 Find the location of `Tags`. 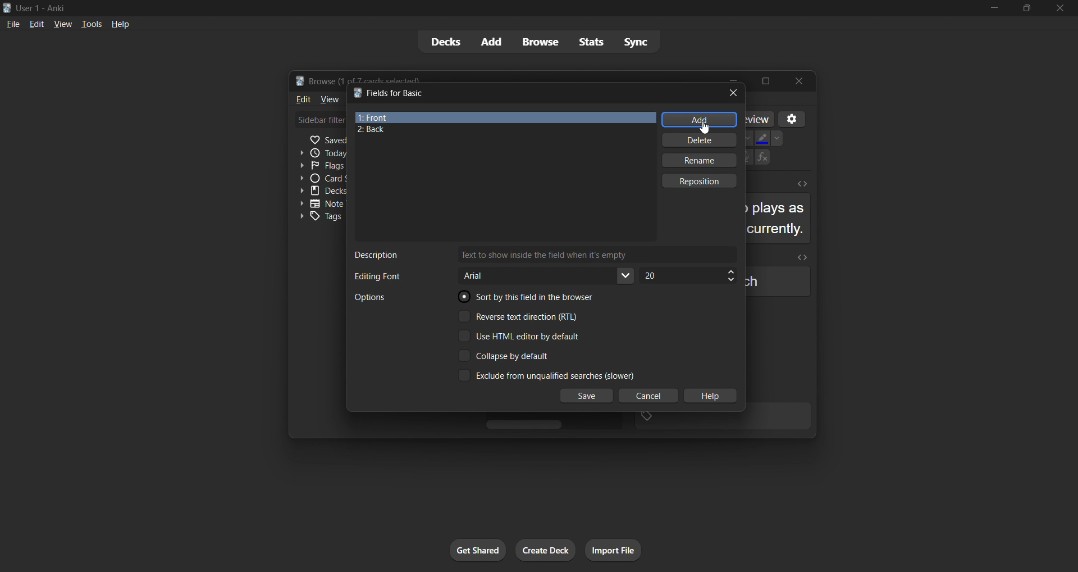

Tags is located at coordinates (320, 217).